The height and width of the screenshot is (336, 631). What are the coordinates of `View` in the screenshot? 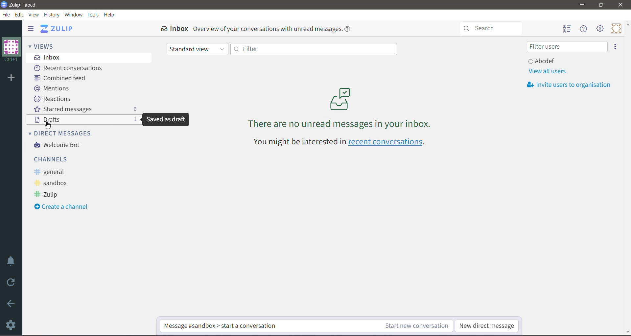 It's located at (34, 15).